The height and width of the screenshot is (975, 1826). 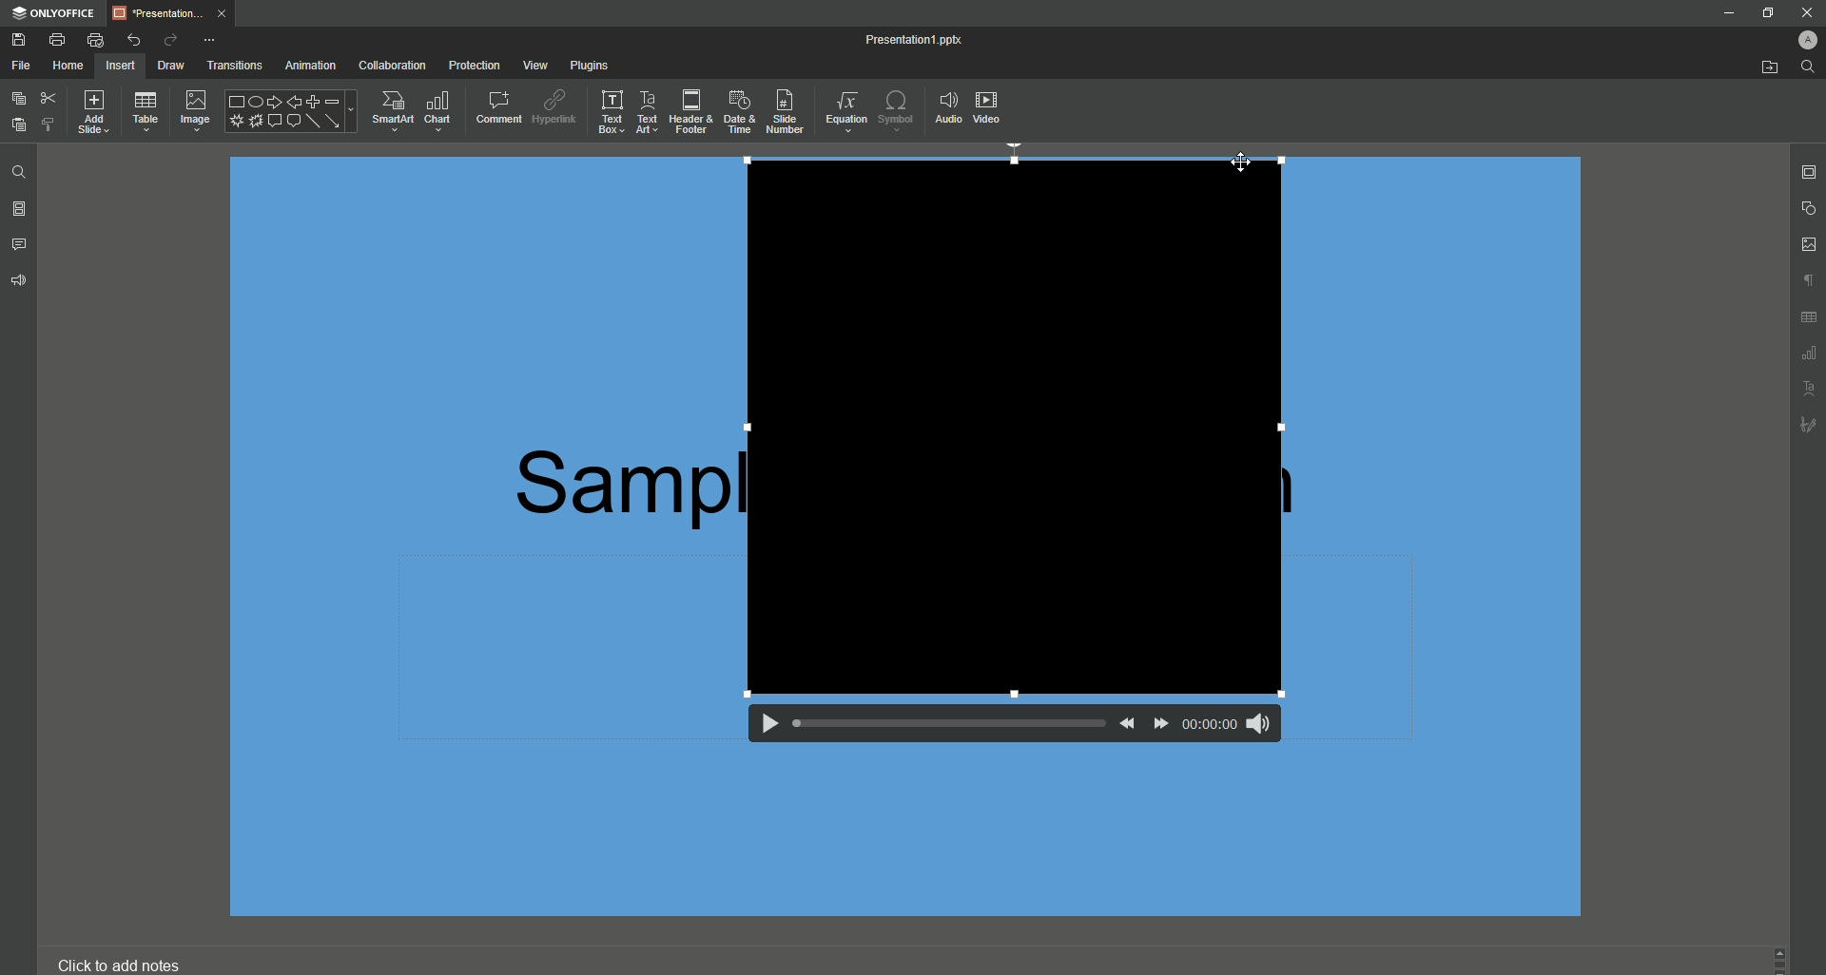 What do you see at coordinates (554, 106) in the screenshot?
I see `Hyperlink` at bounding box center [554, 106].